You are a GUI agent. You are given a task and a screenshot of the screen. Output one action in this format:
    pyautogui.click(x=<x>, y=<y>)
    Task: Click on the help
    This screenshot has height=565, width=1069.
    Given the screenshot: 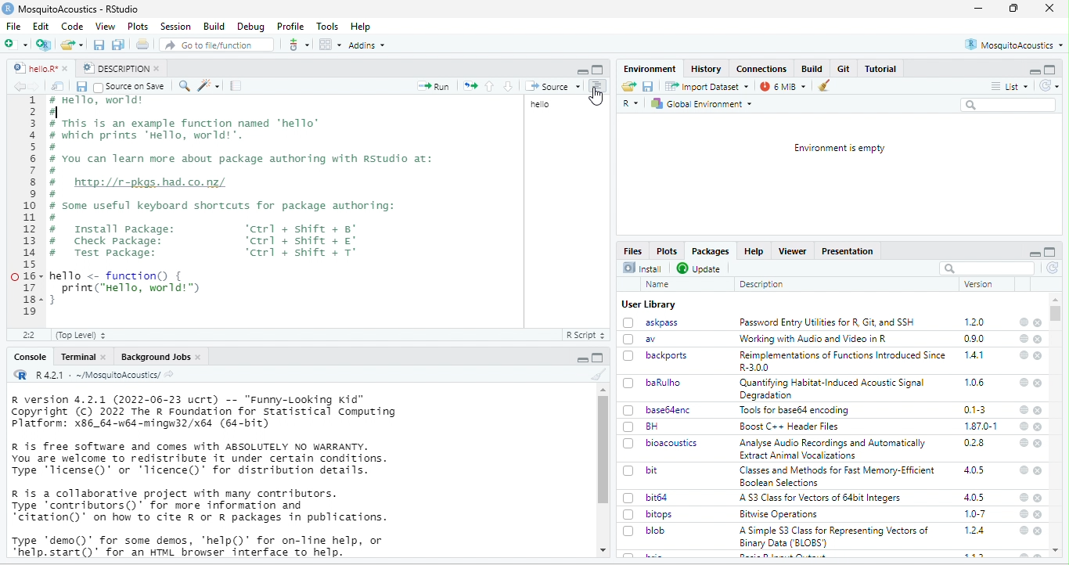 What is the action you would take?
    pyautogui.click(x=1024, y=442)
    